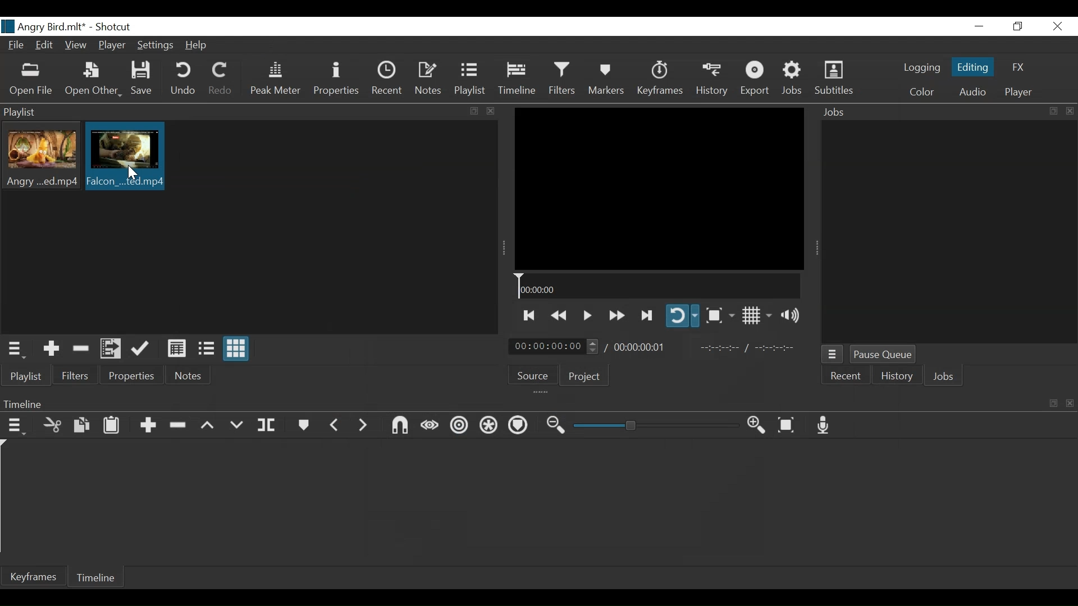 The width and height of the screenshot is (1078, 606). I want to click on Properties, so click(130, 375).